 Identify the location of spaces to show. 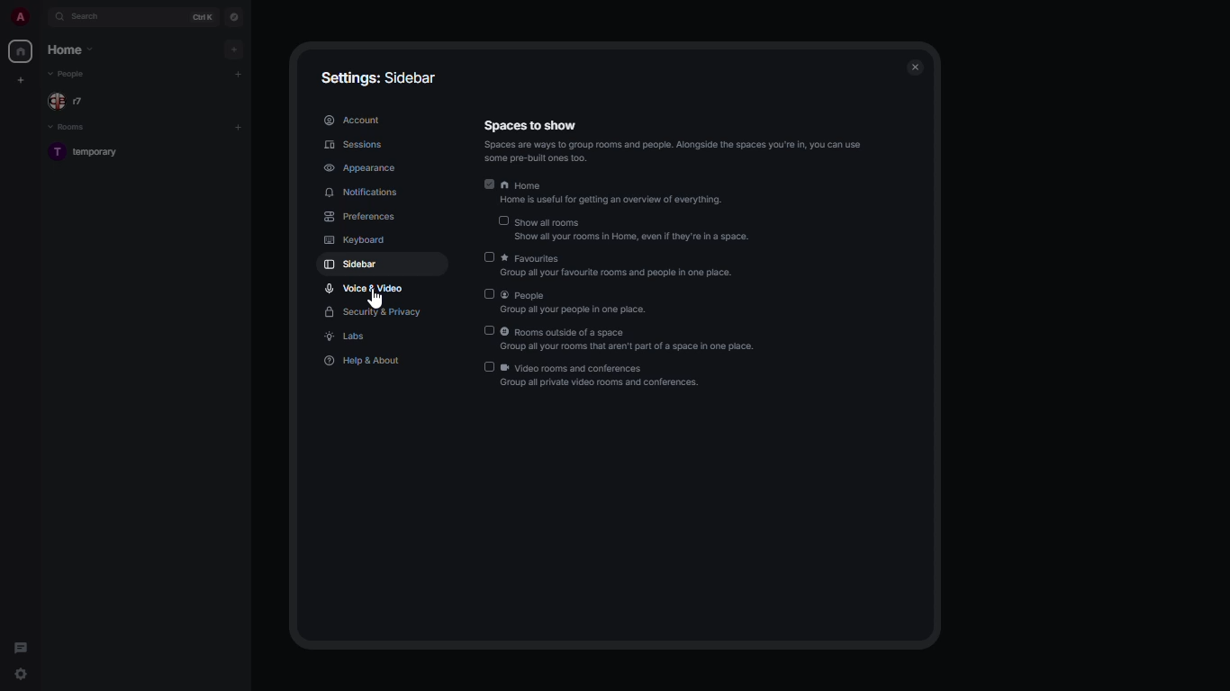
(674, 141).